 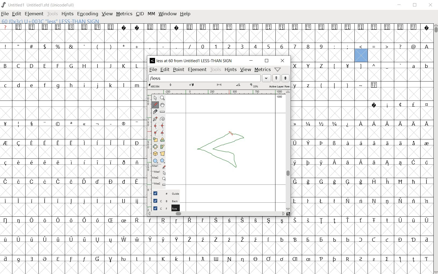 I want to click on Add a corner point, so click(x=156, y=132).